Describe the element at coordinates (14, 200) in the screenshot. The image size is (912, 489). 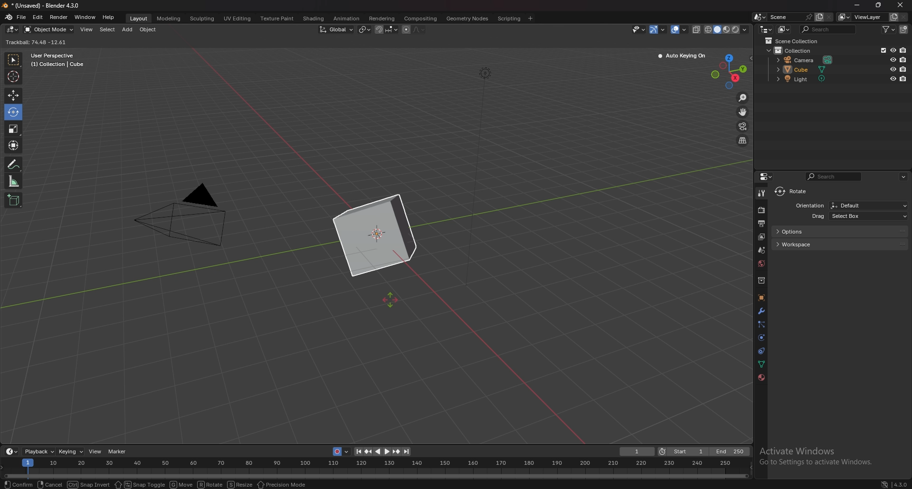
I see `add cube` at that location.